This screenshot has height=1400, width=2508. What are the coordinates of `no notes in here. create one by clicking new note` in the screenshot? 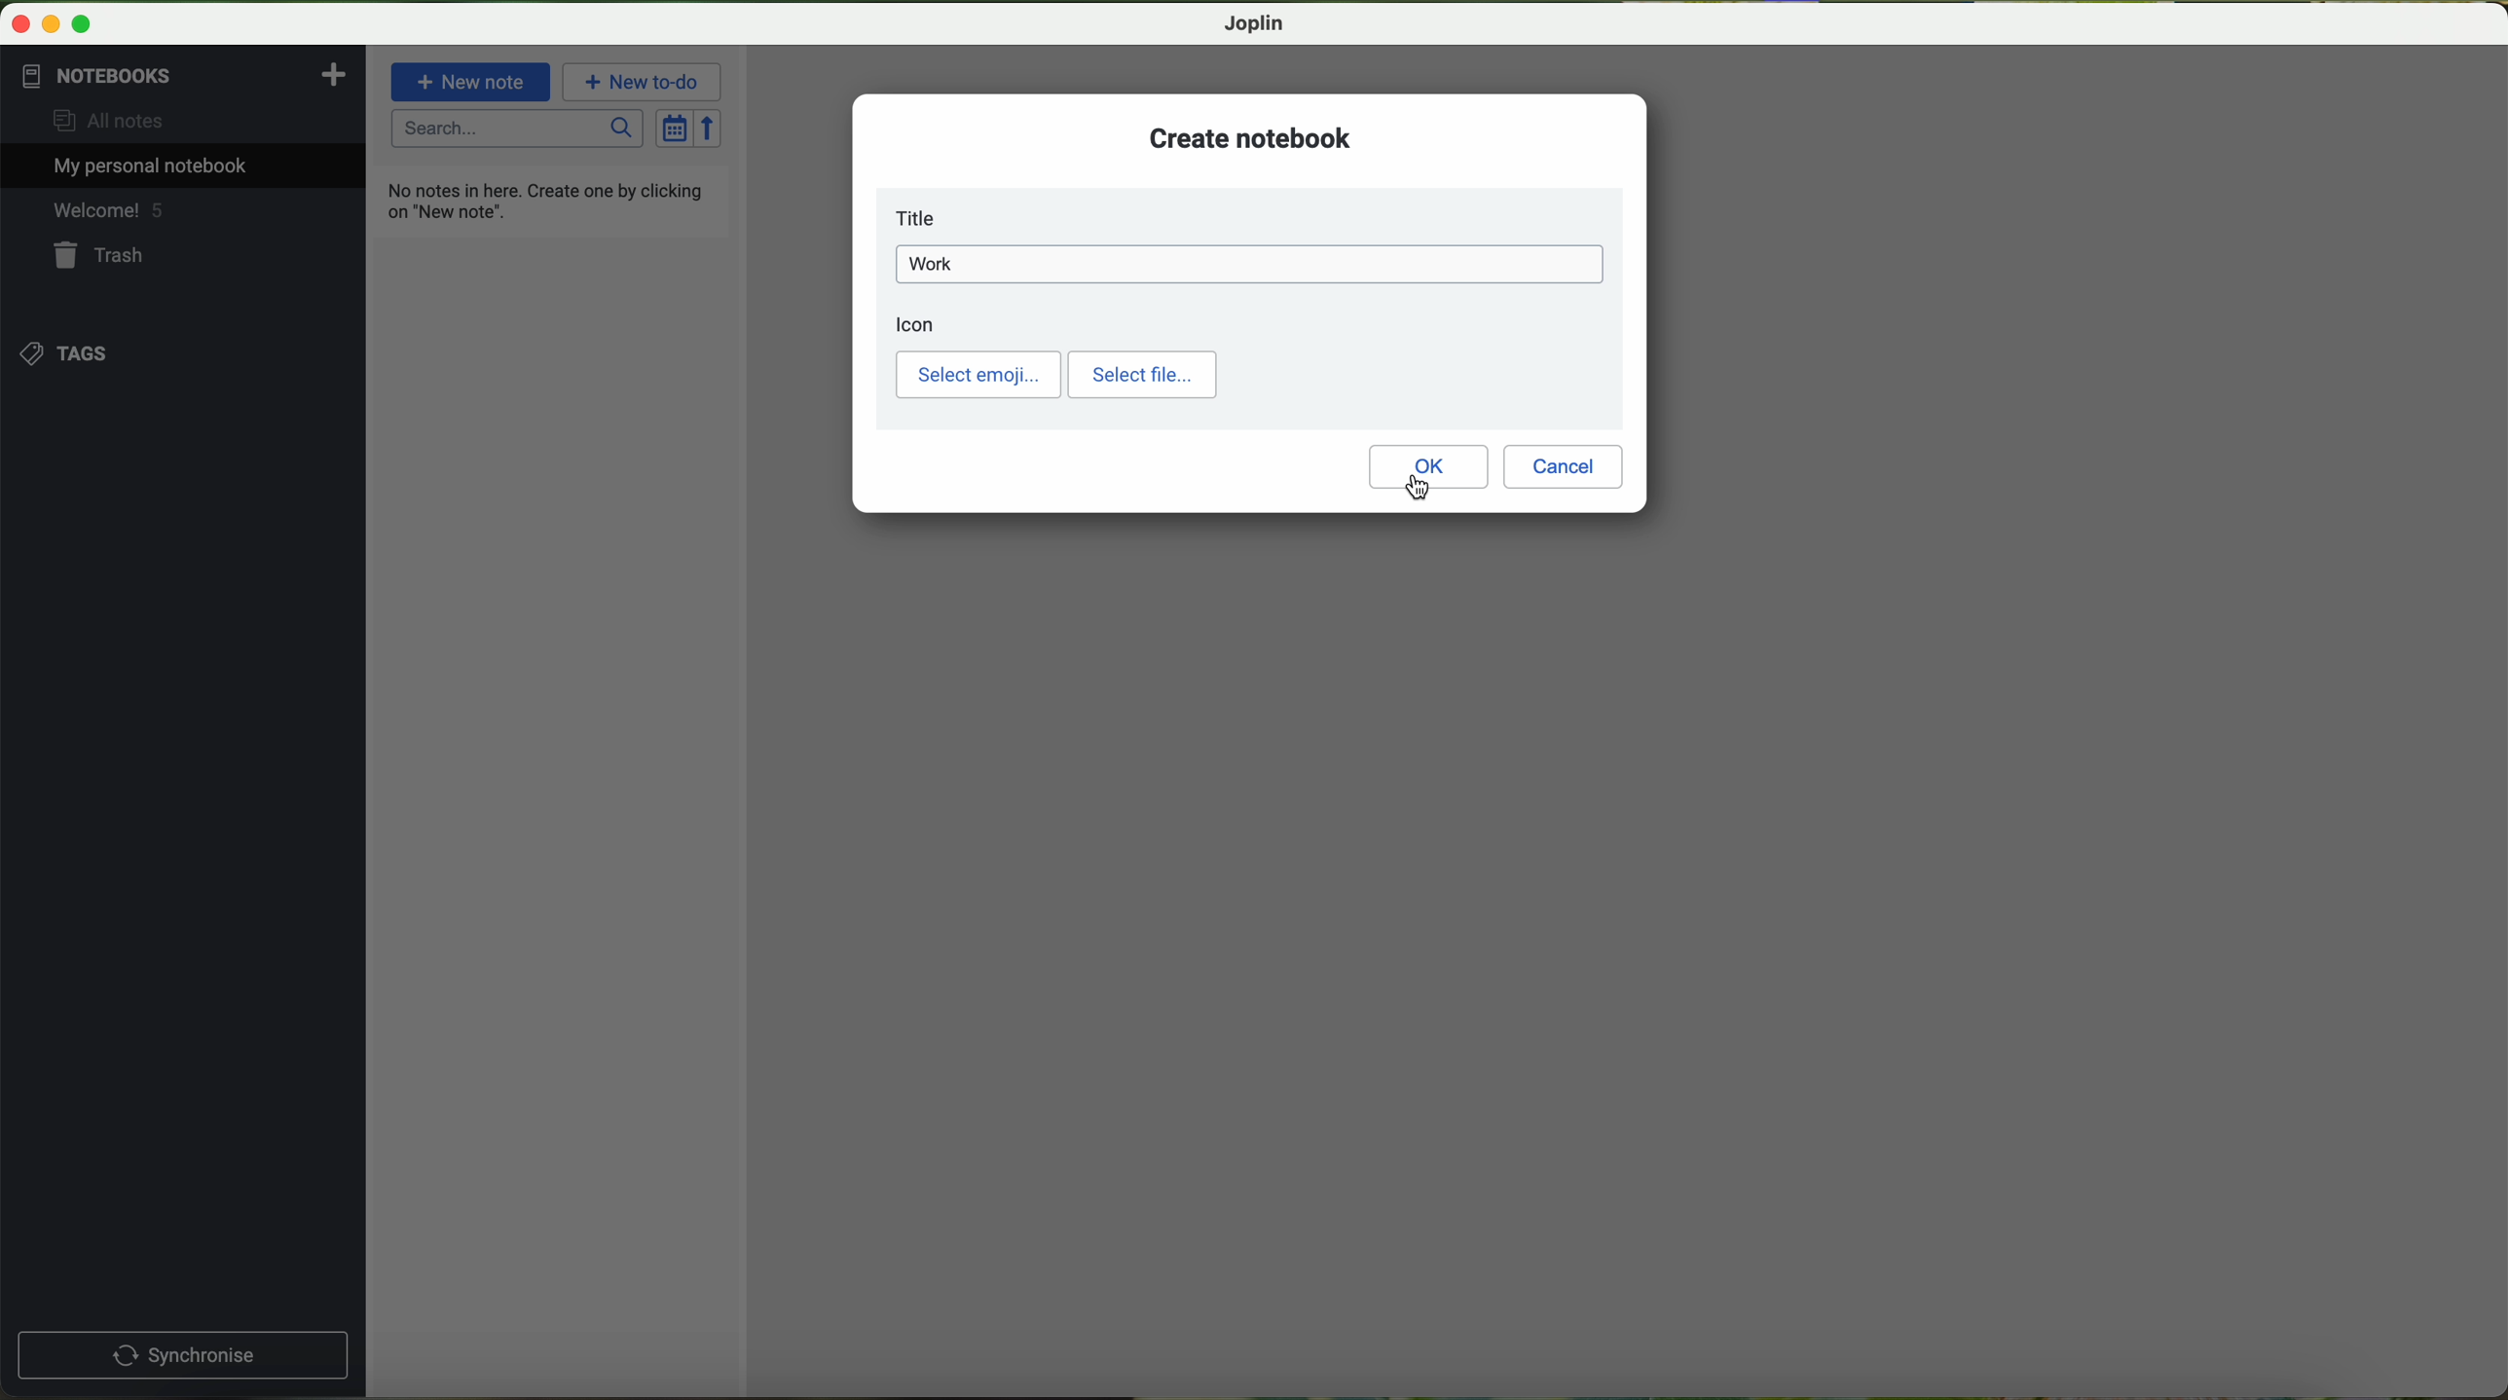 It's located at (550, 200).